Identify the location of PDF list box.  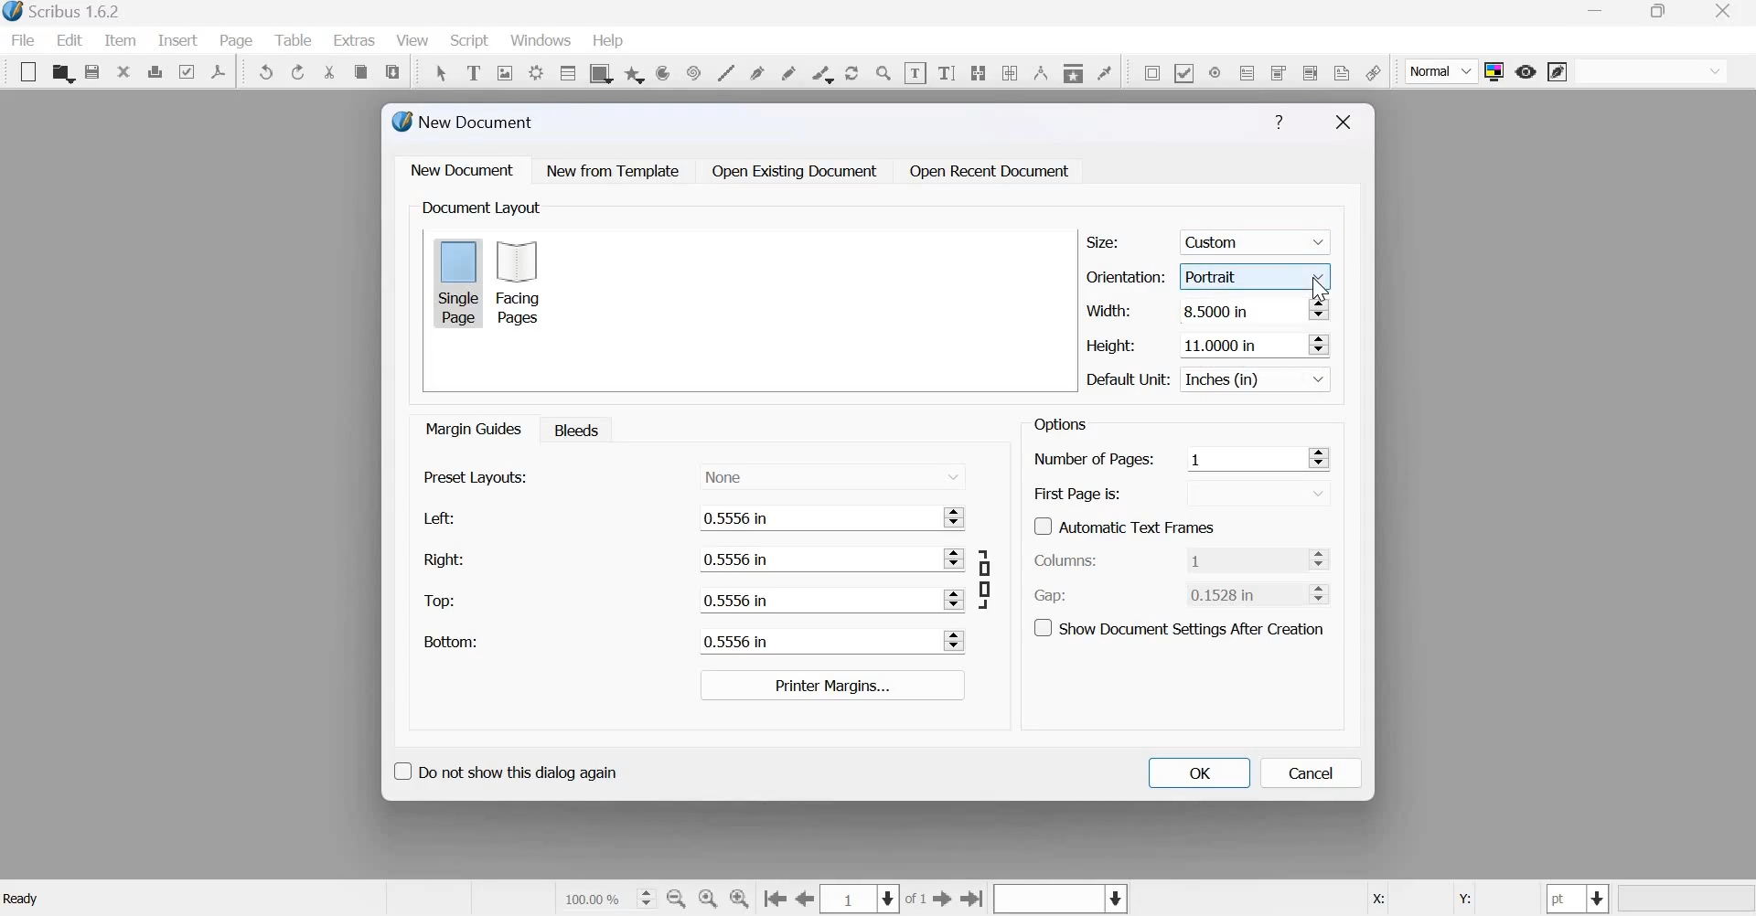
(1309, 70).